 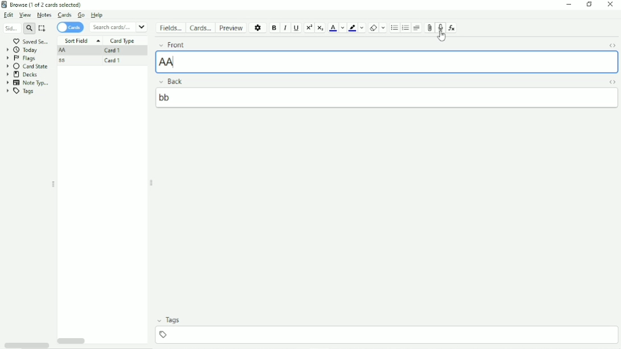 What do you see at coordinates (123, 41) in the screenshot?
I see `Card Type` at bounding box center [123, 41].